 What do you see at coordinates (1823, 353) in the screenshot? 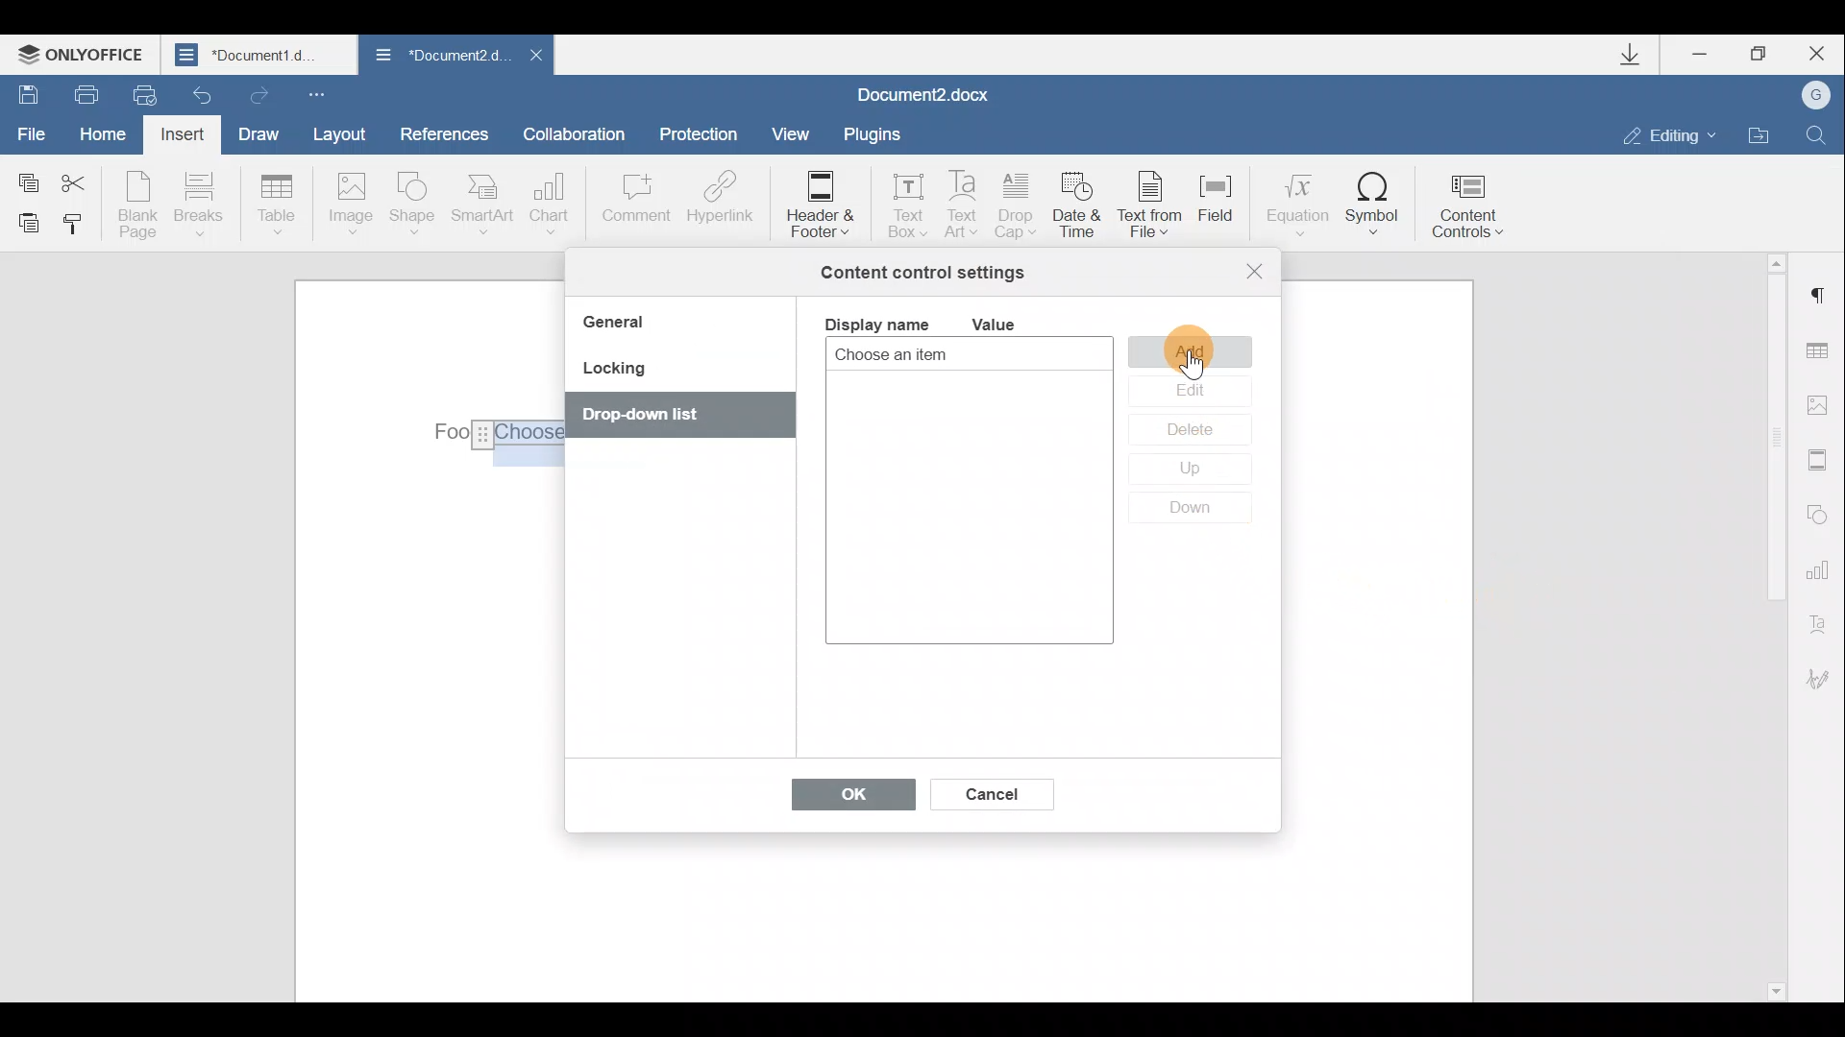
I see `Table settings` at bounding box center [1823, 353].